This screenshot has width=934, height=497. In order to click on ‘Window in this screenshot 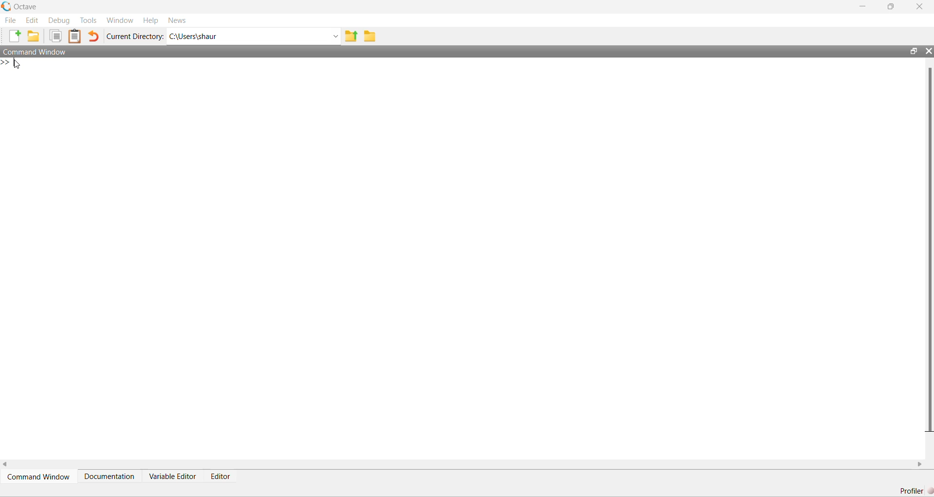, I will do `click(120, 20)`.